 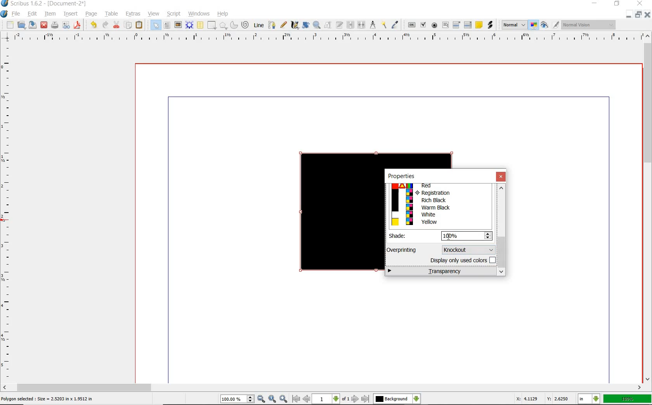 I want to click on insert, so click(x=72, y=14).